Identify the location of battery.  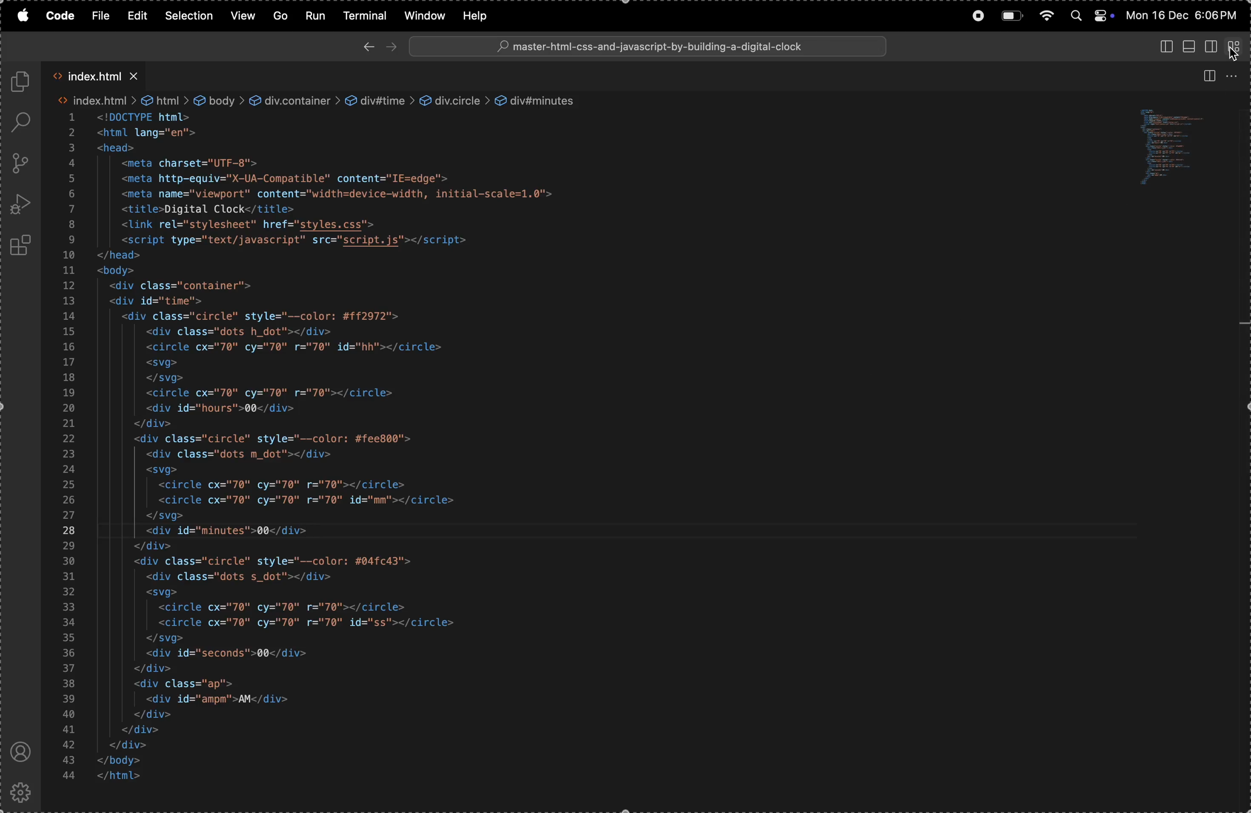
(1011, 16).